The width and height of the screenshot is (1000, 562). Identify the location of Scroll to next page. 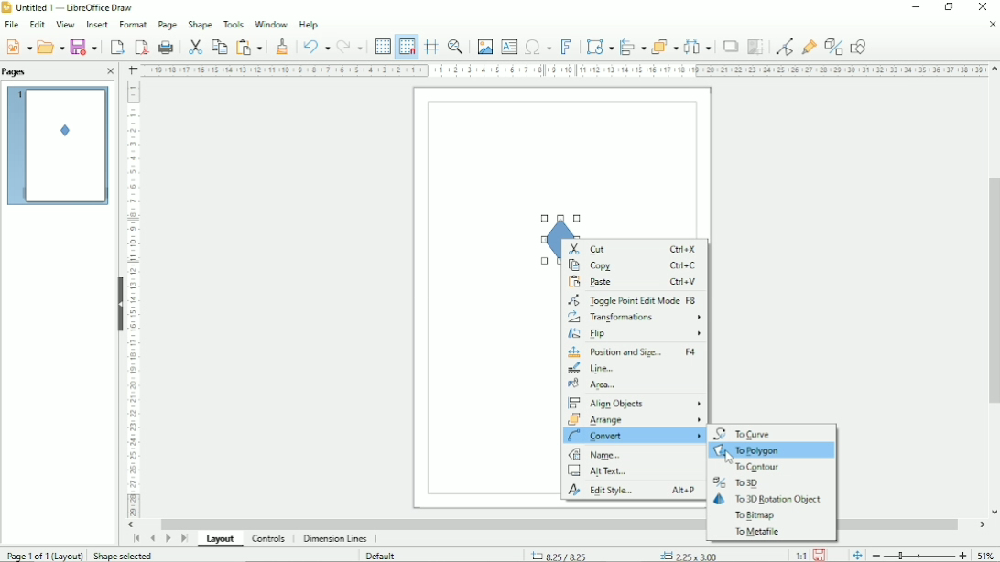
(168, 539).